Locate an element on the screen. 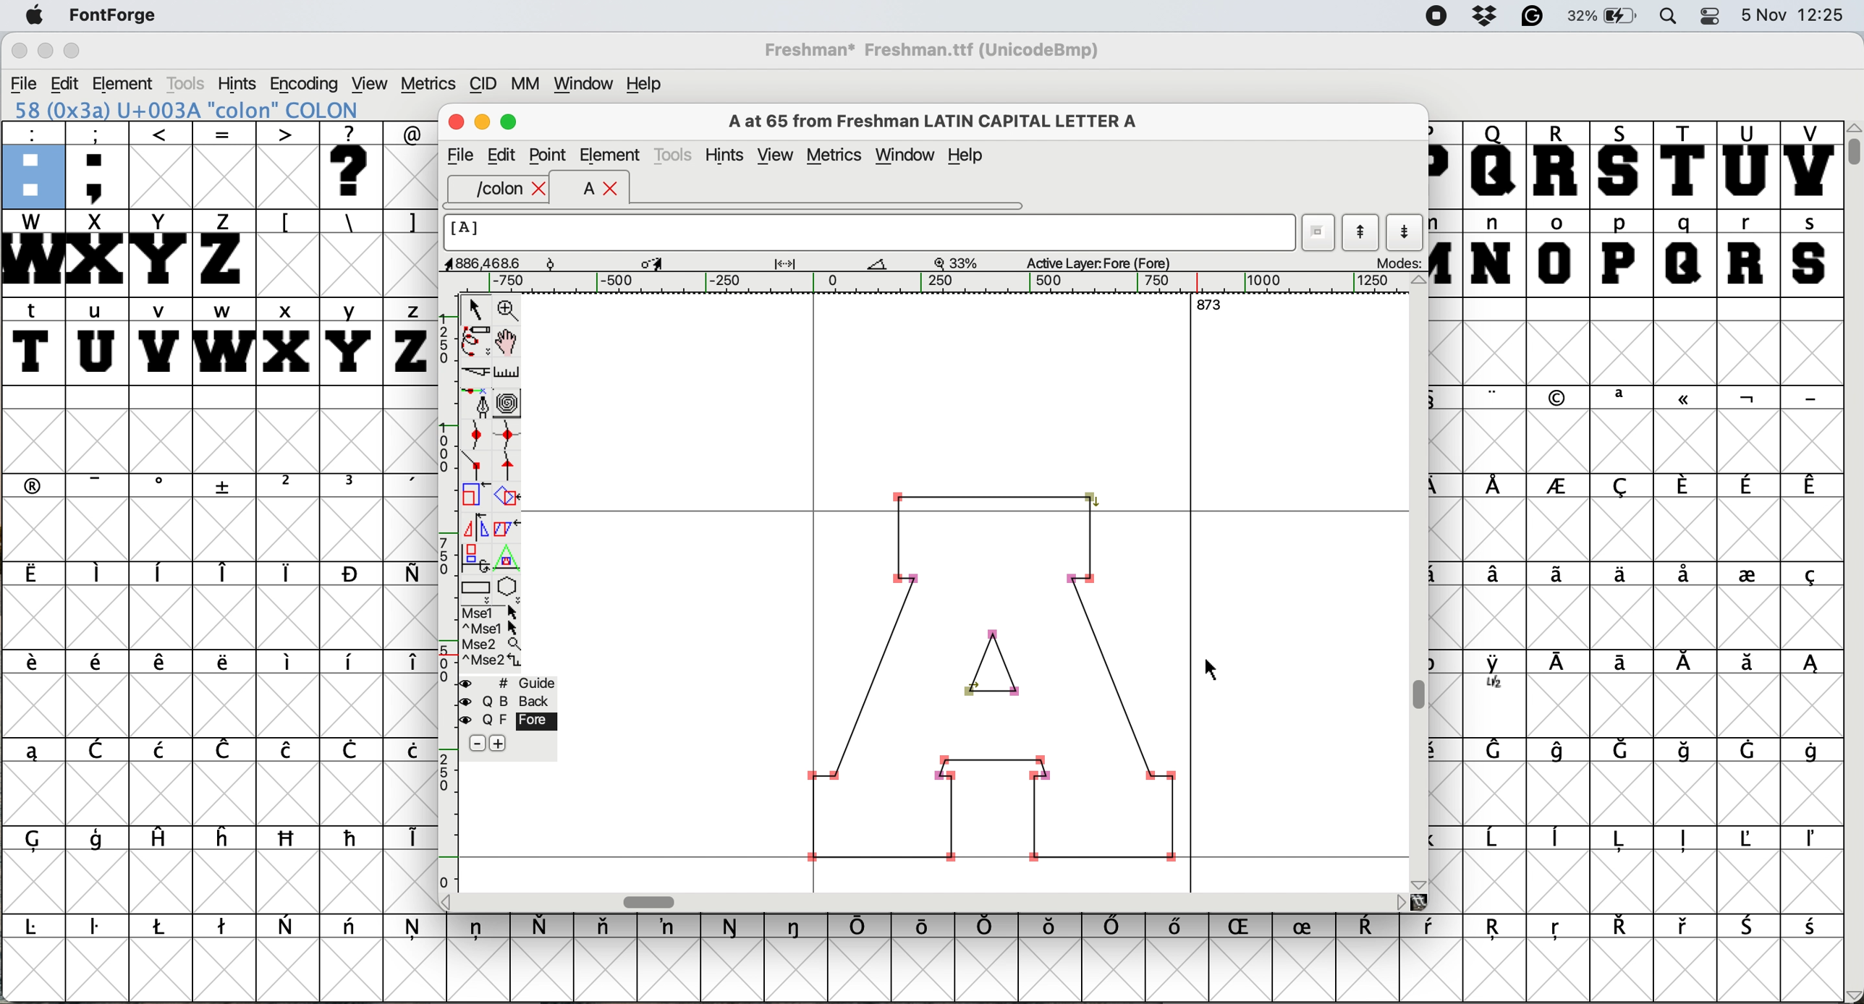 The width and height of the screenshot is (1864, 1004). n is located at coordinates (1491, 252).